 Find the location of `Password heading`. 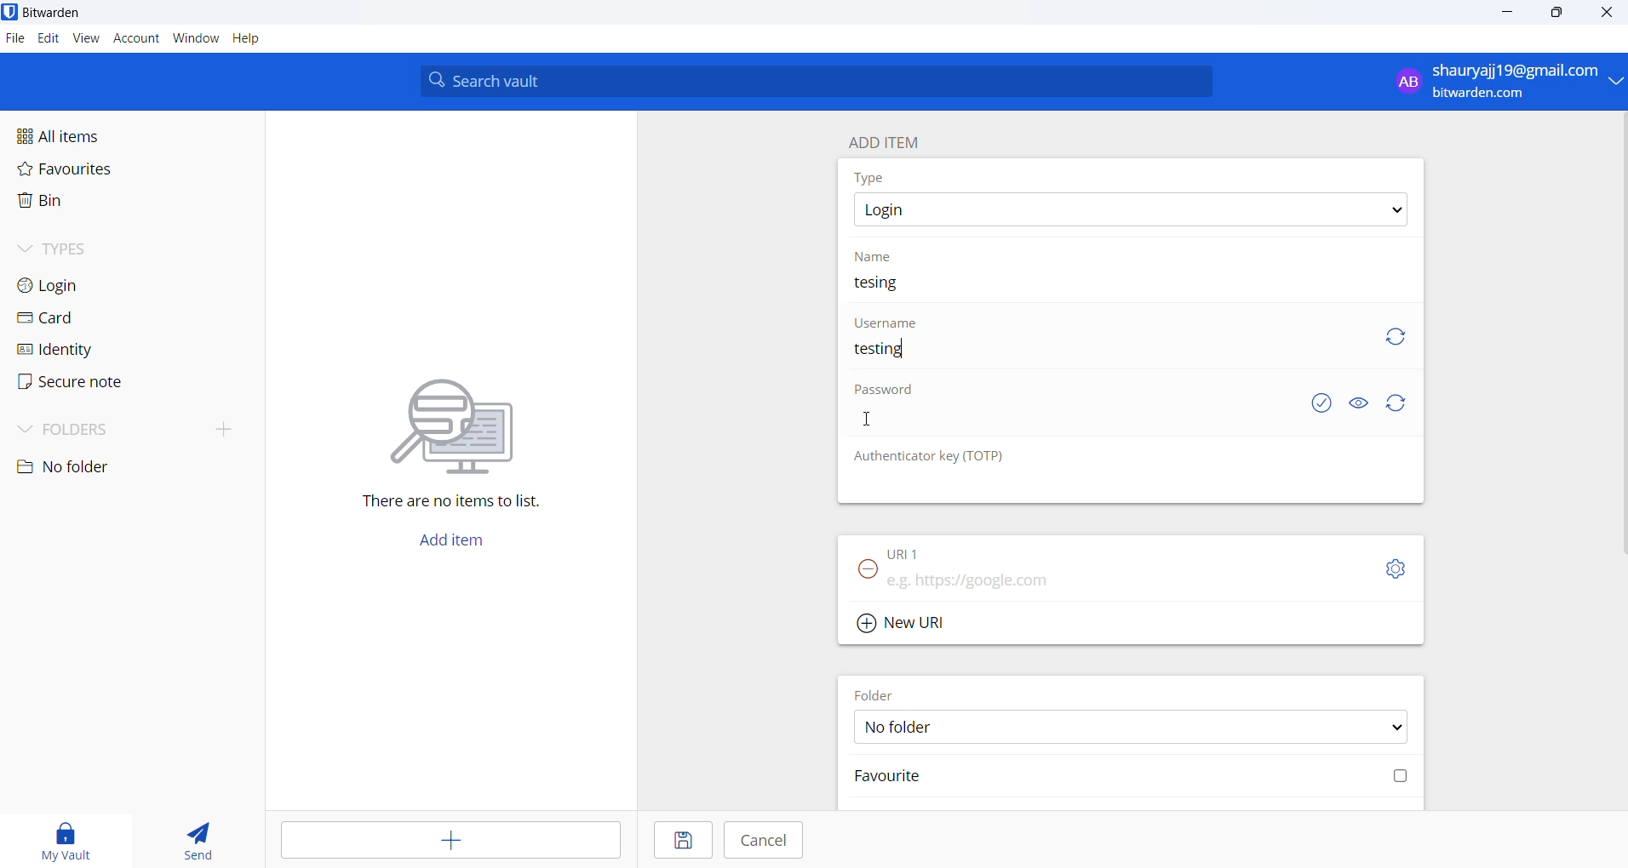

Password heading is located at coordinates (890, 393).